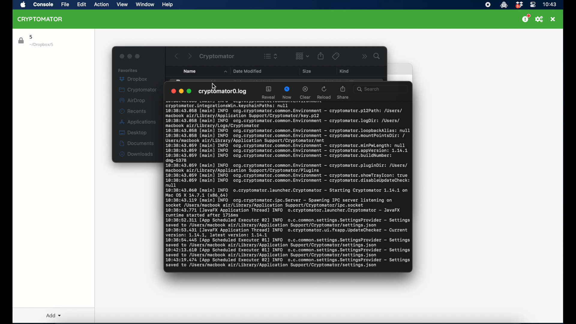 The height and width of the screenshot is (324, 576). What do you see at coordinates (133, 111) in the screenshot?
I see `recents` at bounding box center [133, 111].